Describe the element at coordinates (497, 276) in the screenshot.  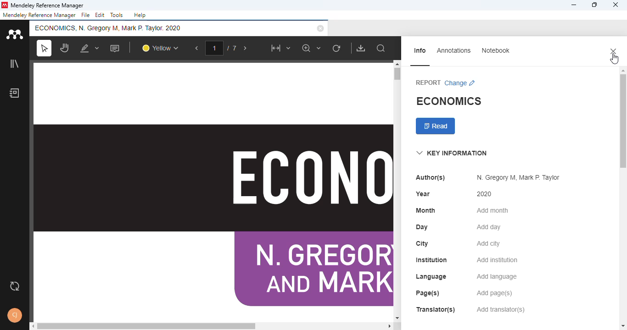
I see `add language` at that location.